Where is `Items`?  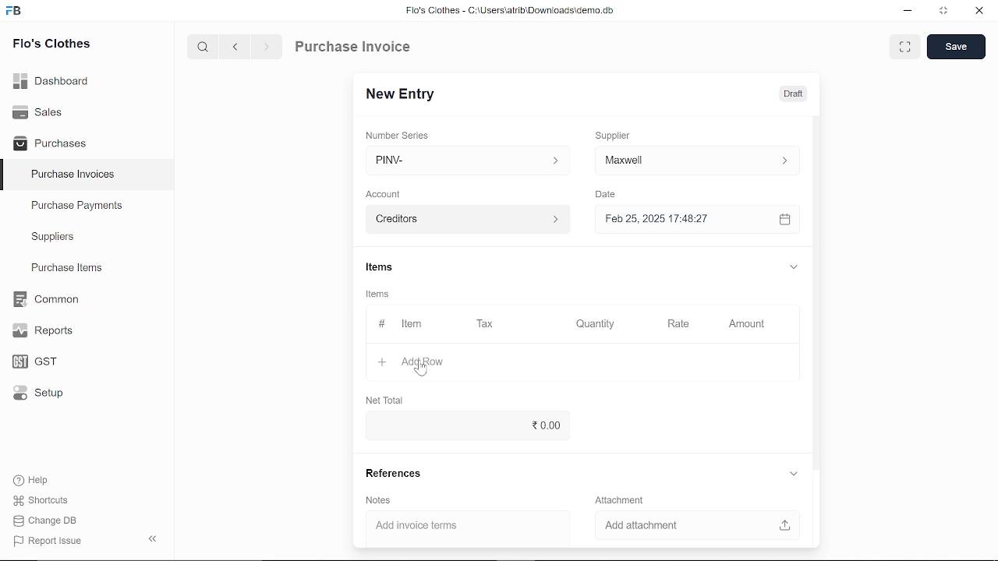
Items is located at coordinates (391, 267).